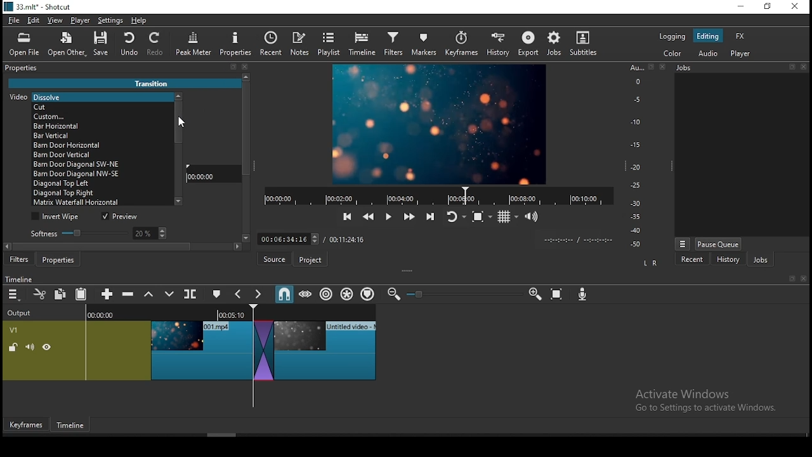 The height and width of the screenshot is (457, 812). What do you see at coordinates (101, 194) in the screenshot?
I see `transition option` at bounding box center [101, 194].